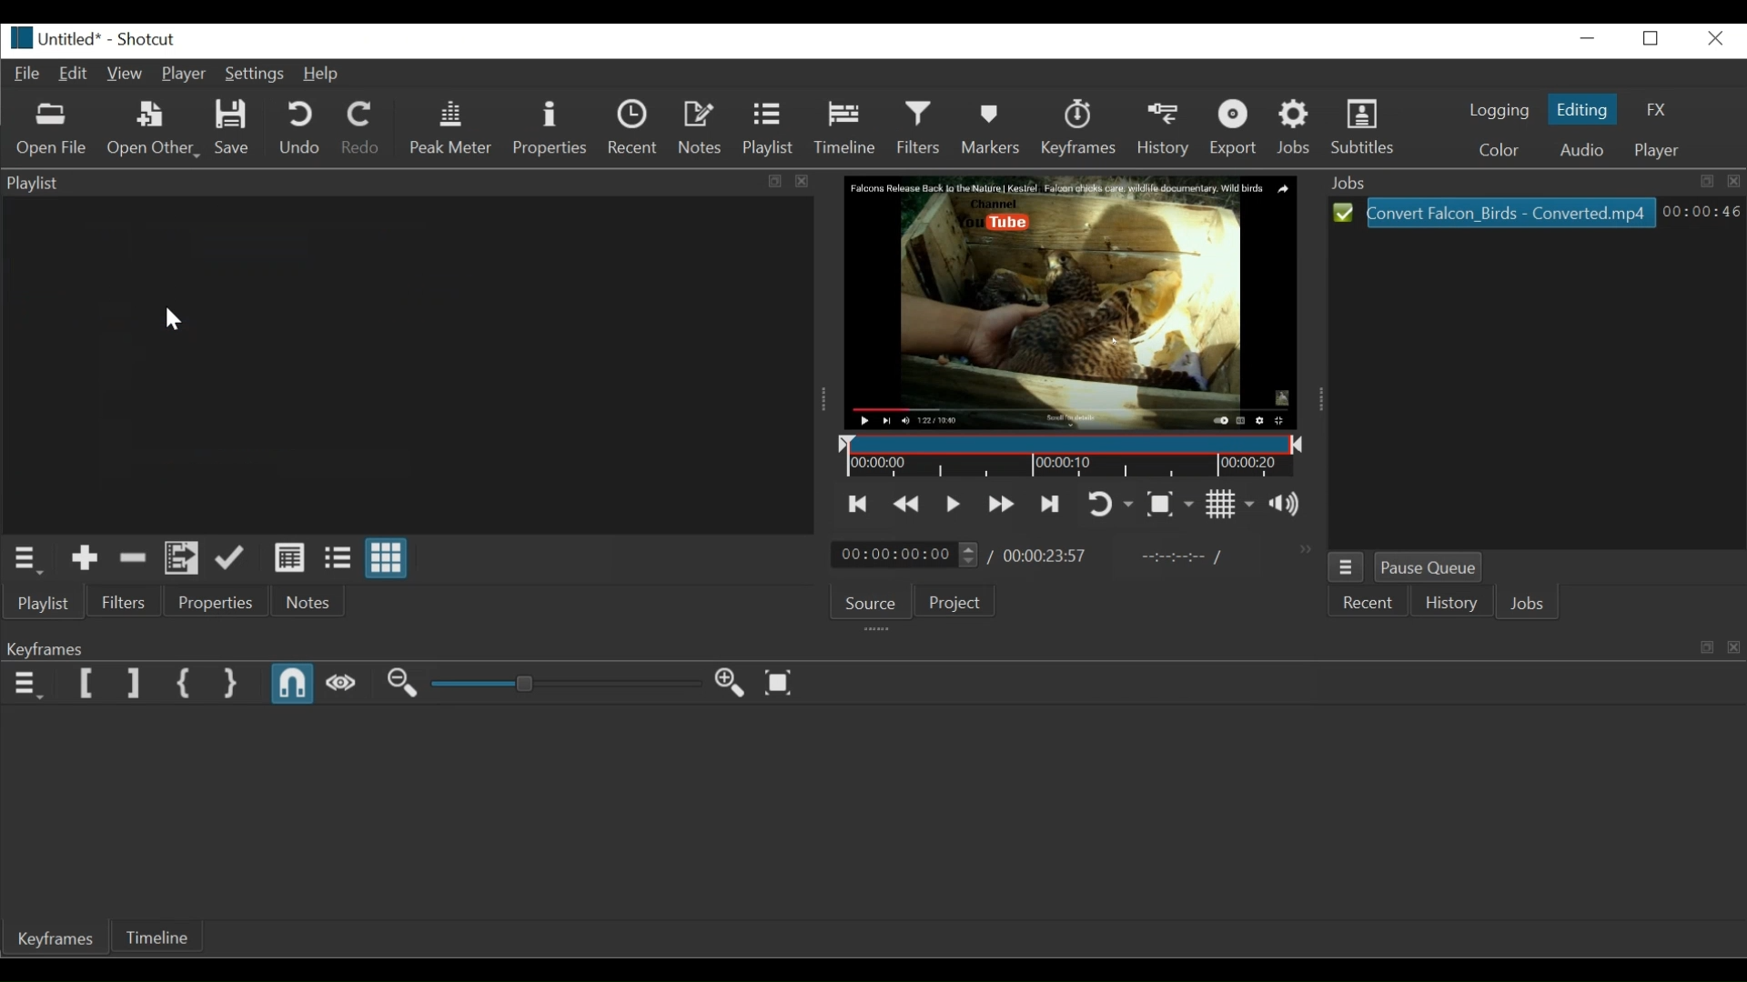 Image resolution: width=1747 pixels, height=982 pixels. Describe the element at coordinates (874, 603) in the screenshot. I see `Source` at that location.